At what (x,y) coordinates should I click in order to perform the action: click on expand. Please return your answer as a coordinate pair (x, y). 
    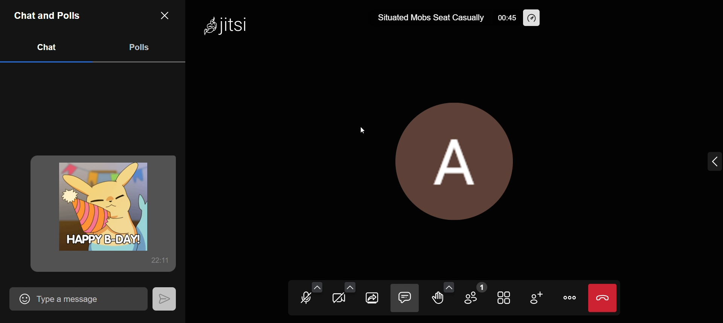
    Looking at the image, I should click on (705, 160).